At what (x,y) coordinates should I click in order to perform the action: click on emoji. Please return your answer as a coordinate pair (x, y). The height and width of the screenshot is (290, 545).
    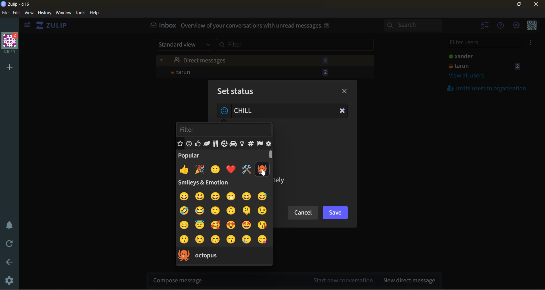
    Looking at the image, I should click on (263, 239).